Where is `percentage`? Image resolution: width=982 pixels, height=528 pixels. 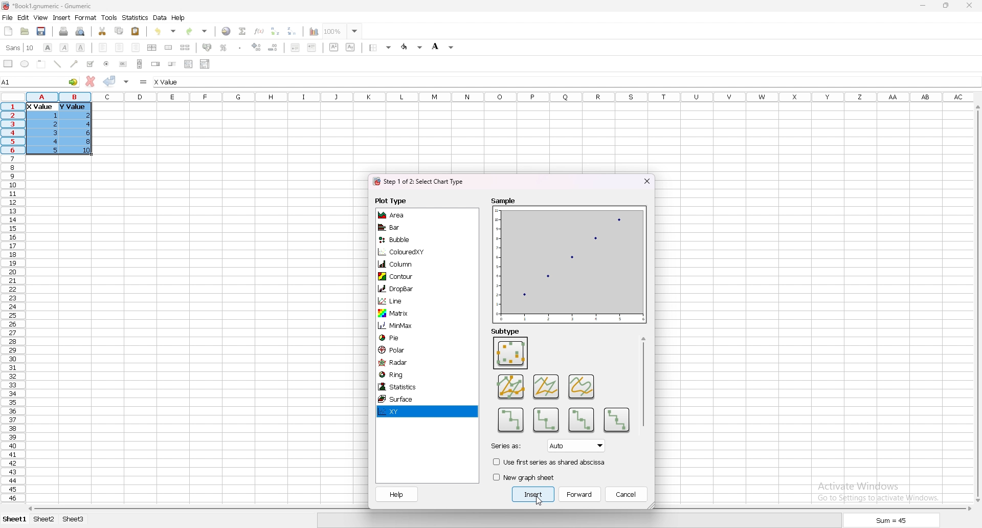
percentage is located at coordinates (224, 48).